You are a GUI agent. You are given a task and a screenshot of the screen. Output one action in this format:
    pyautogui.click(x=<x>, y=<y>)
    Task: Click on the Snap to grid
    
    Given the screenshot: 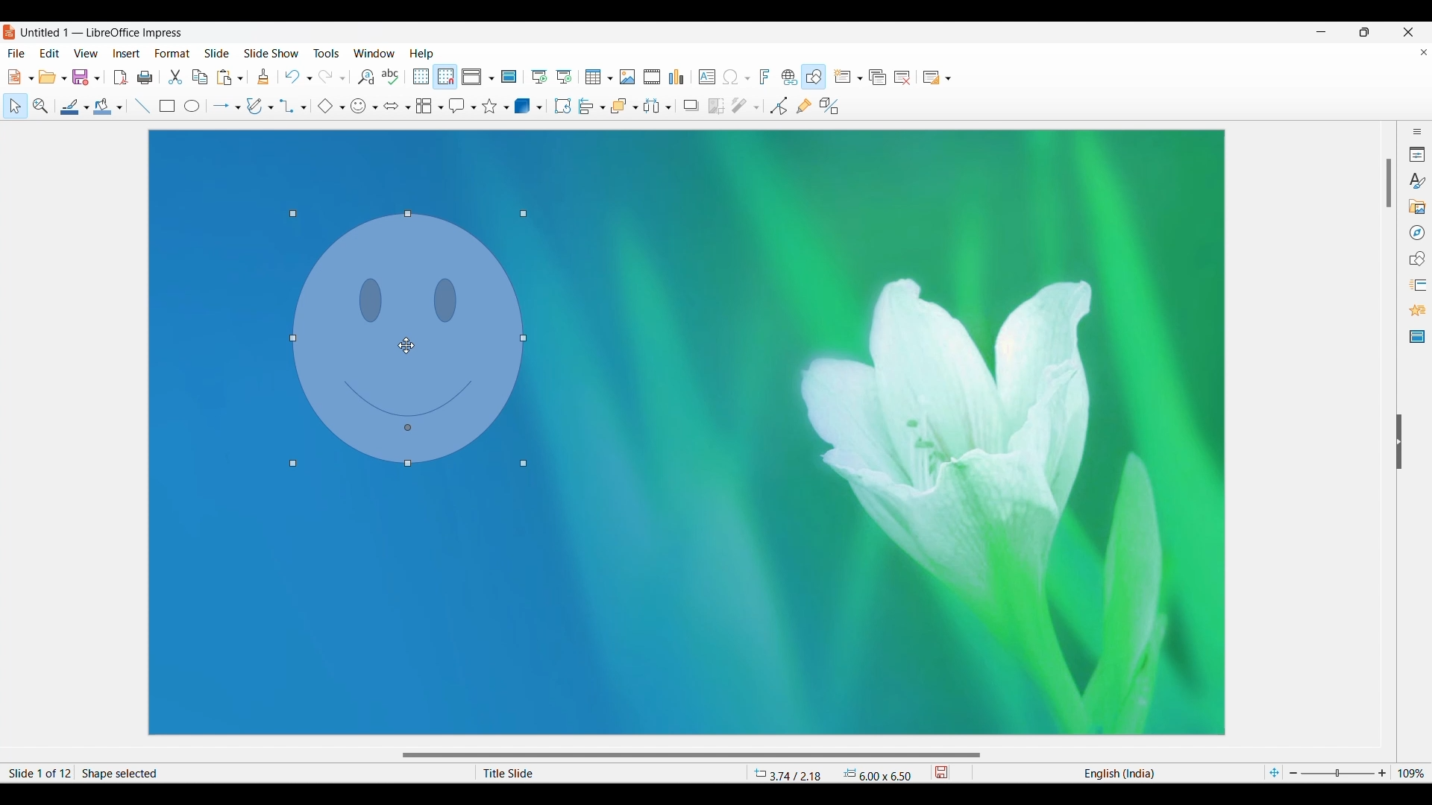 What is the action you would take?
    pyautogui.click(x=445, y=78)
    